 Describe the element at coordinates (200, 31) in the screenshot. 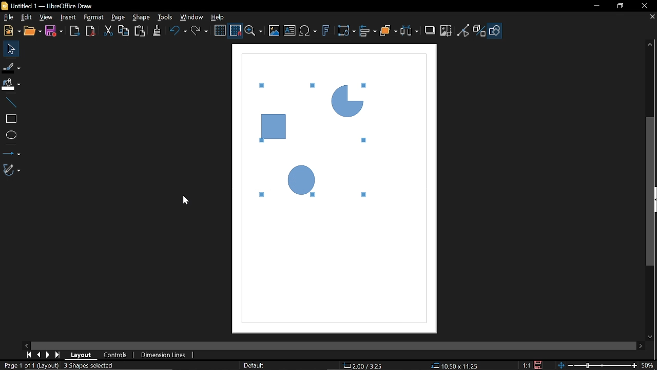

I see `Redo` at that location.